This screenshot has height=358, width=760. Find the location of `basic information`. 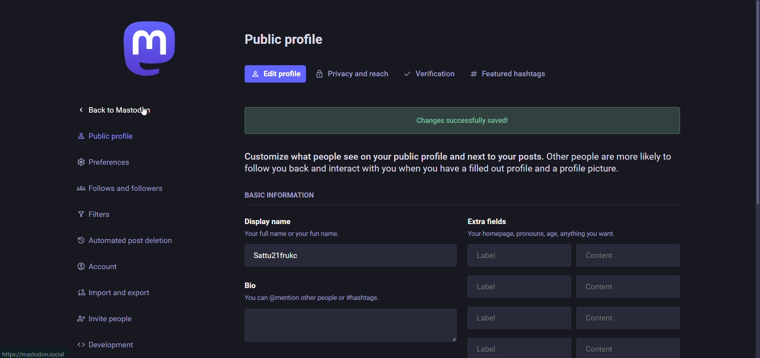

basic information is located at coordinates (280, 194).